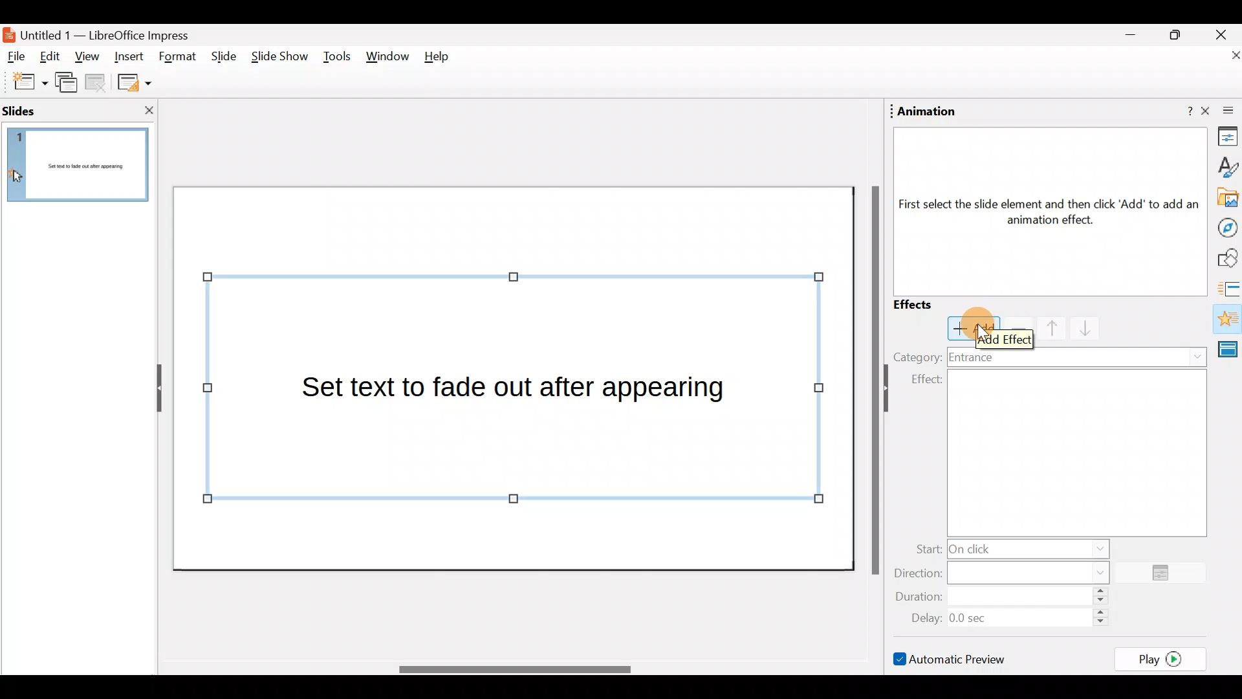  What do you see at coordinates (388, 60) in the screenshot?
I see `Window` at bounding box center [388, 60].